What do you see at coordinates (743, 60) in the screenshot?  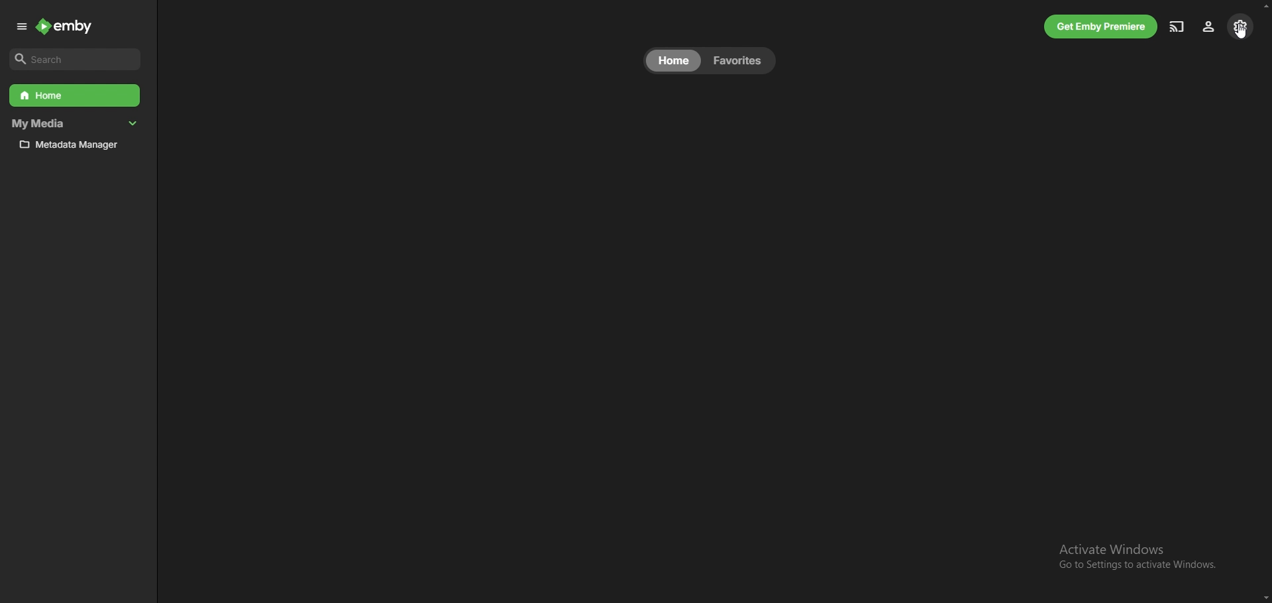 I see `favourites` at bounding box center [743, 60].